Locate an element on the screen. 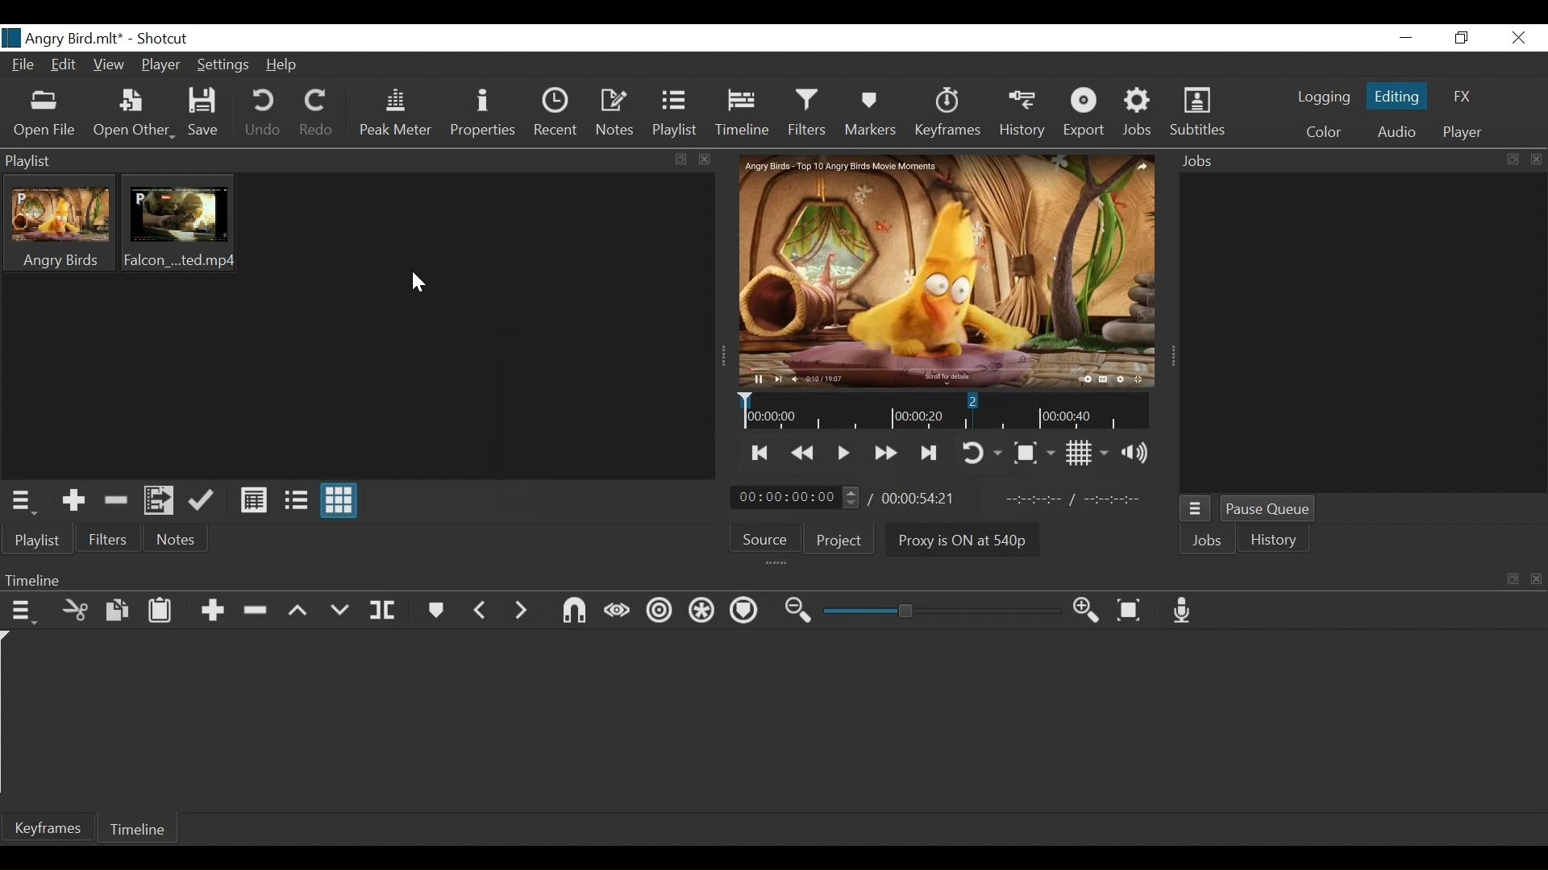 The image size is (1548, 870). Record audio is located at coordinates (1184, 608).